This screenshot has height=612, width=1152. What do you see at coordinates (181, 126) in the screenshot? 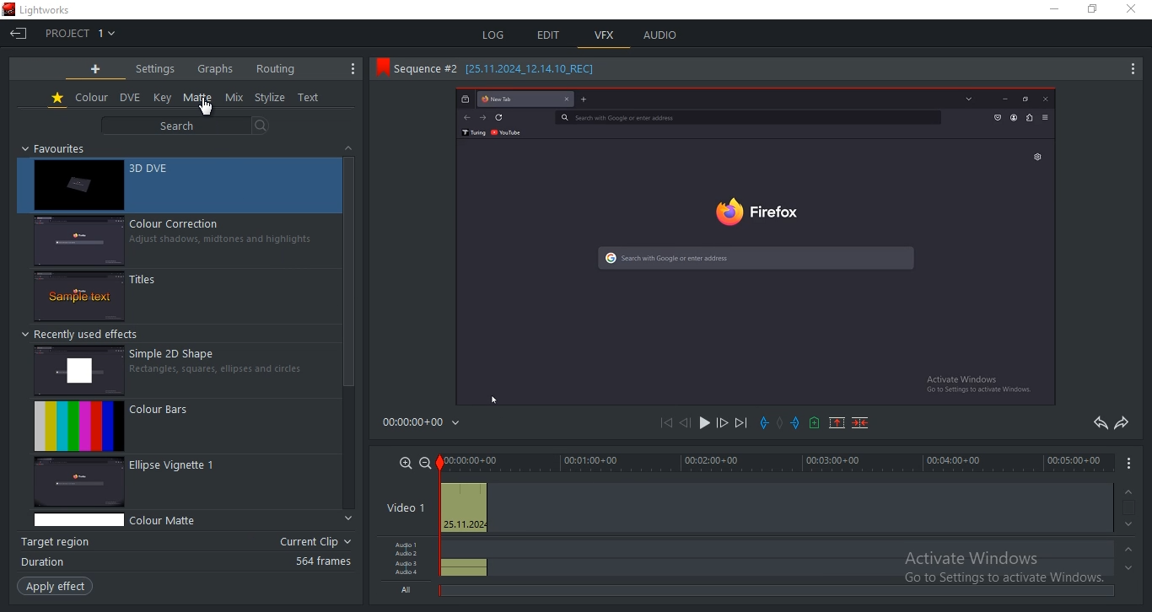
I see `search` at bounding box center [181, 126].